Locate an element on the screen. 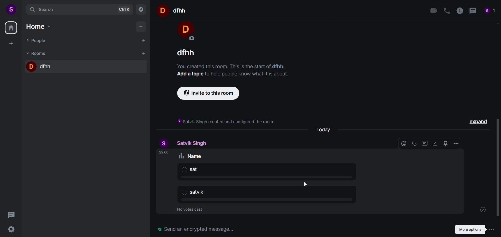 The height and width of the screenshot is (237, 501). user is located at coordinates (11, 9).